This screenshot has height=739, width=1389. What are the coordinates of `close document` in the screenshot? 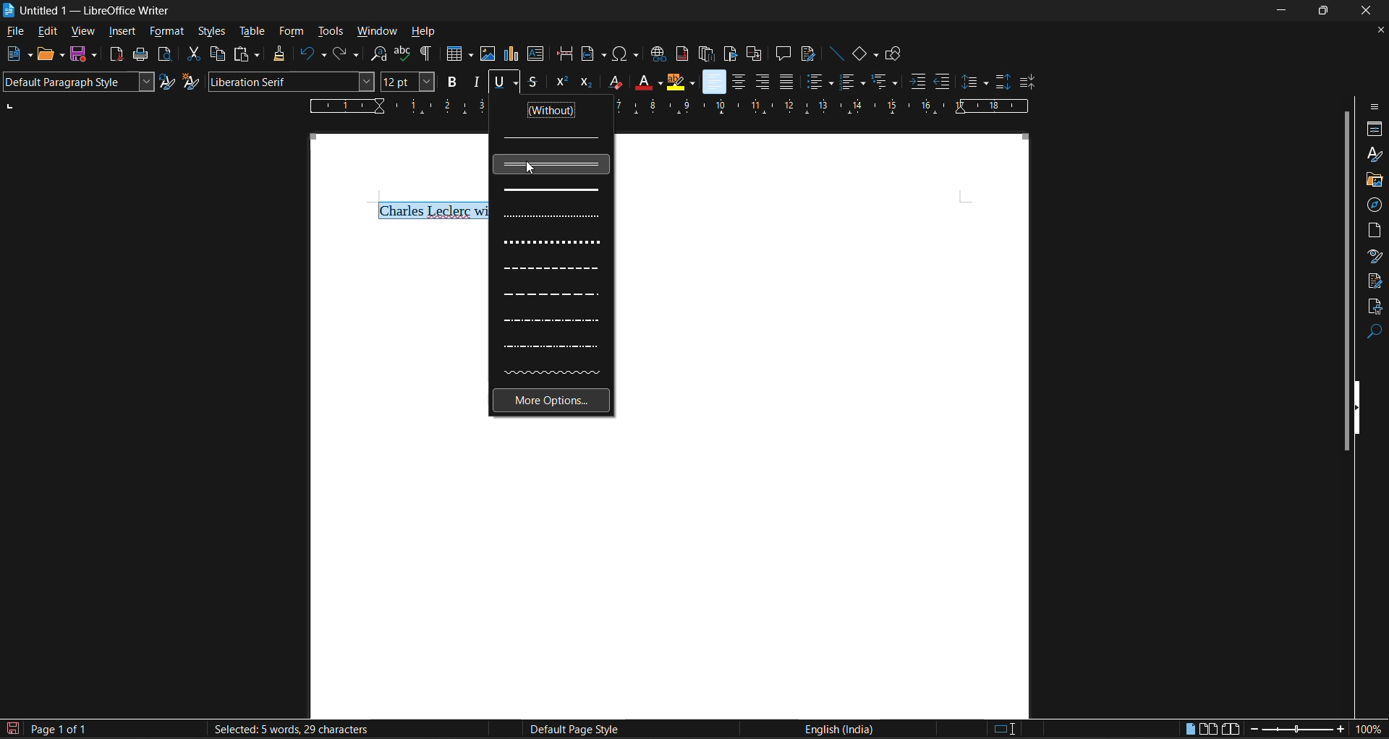 It's located at (1376, 30).